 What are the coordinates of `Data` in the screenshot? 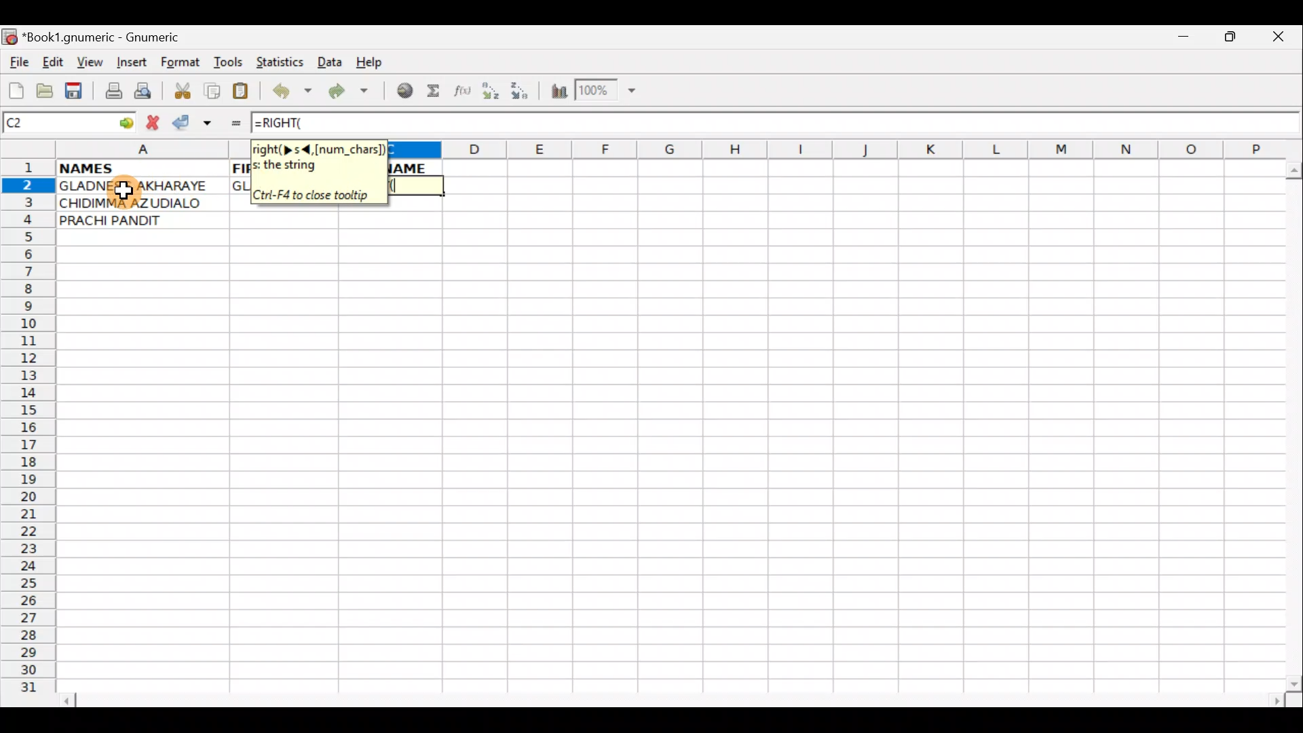 It's located at (329, 61).